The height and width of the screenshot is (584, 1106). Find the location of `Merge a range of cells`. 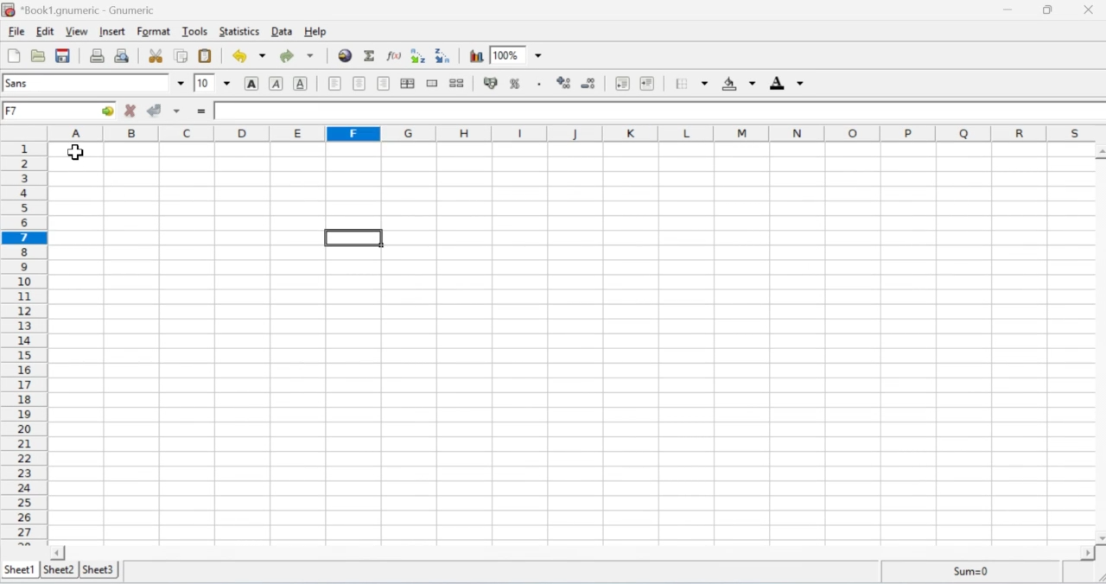

Merge a range of cells is located at coordinates (434, 84).